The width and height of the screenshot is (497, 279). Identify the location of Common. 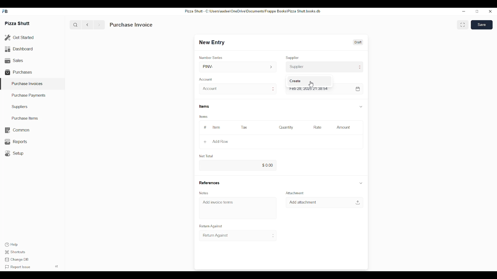
(17, 130).